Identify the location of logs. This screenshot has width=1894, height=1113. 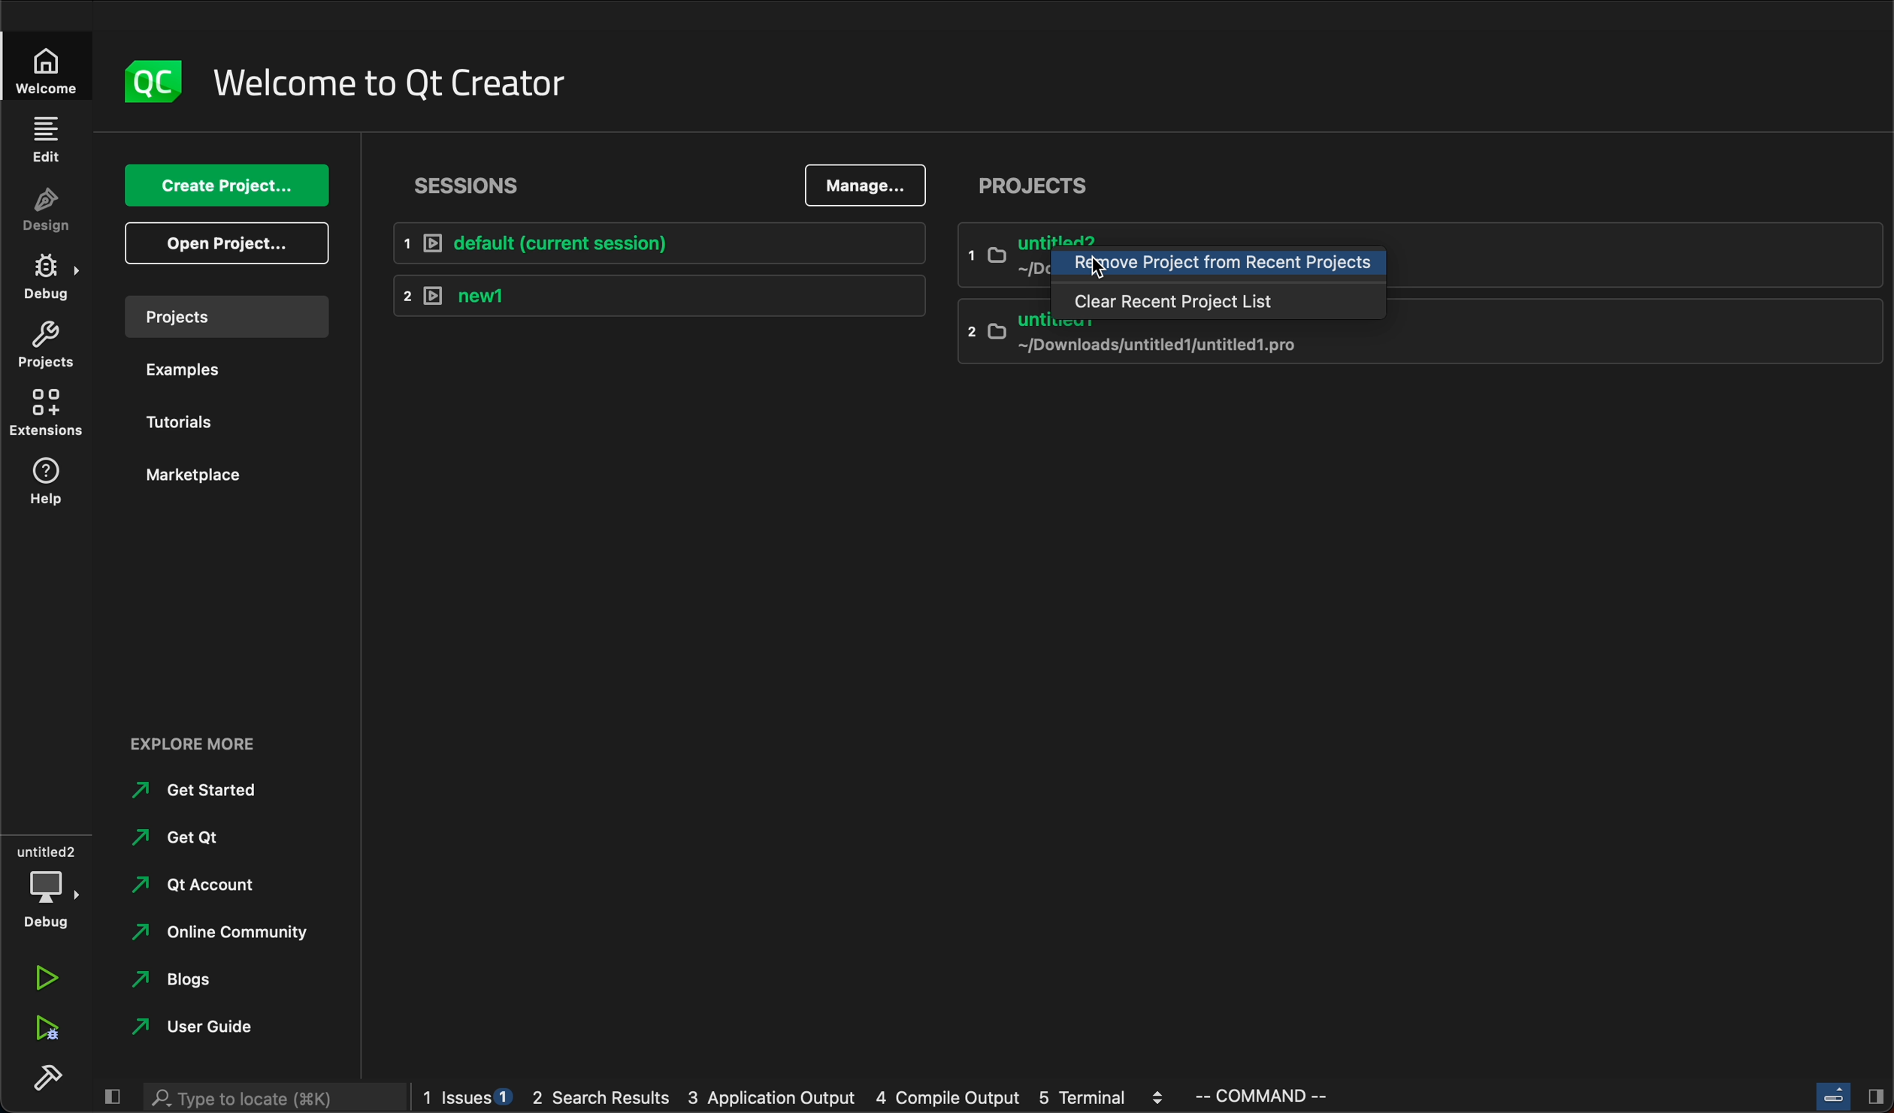
(879, 1096).